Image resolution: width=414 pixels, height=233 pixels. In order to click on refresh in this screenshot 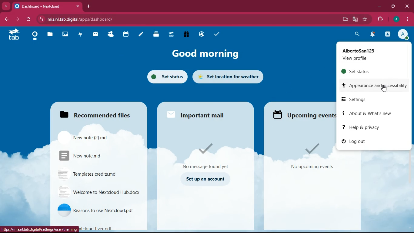, I will do `click(28, 20)`.